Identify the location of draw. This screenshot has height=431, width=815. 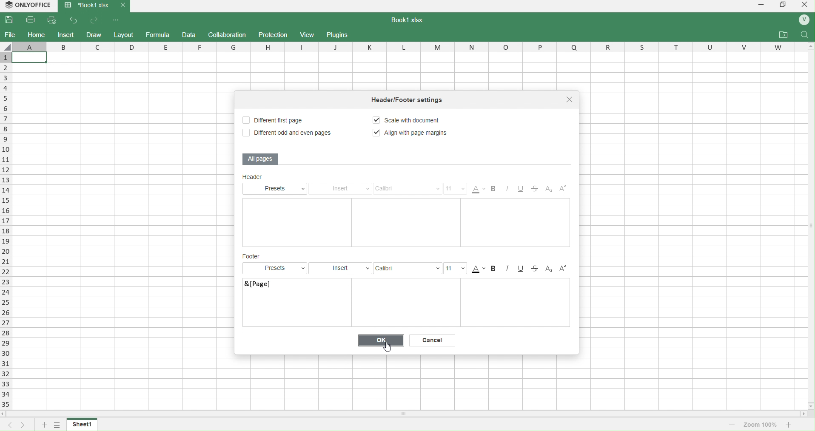
(95, 34).